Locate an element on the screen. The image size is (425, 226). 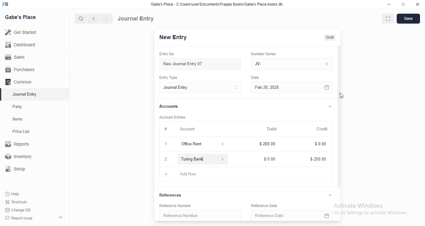
tems is located at coordinates (20, 119).